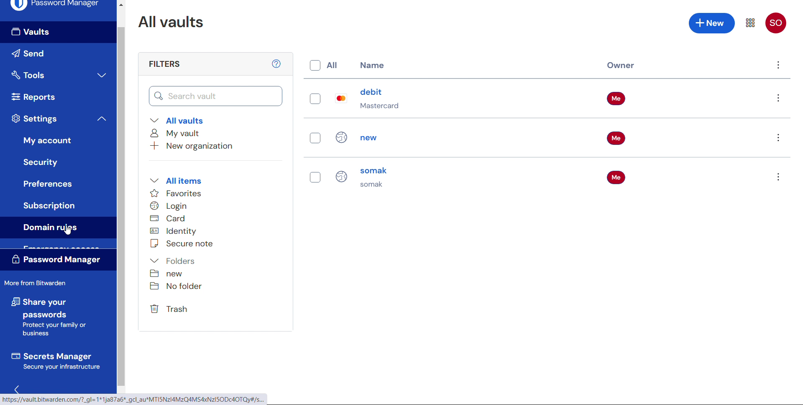 This screenshot has height=405, width=803. I want to click on My vault , so click(176, 133).